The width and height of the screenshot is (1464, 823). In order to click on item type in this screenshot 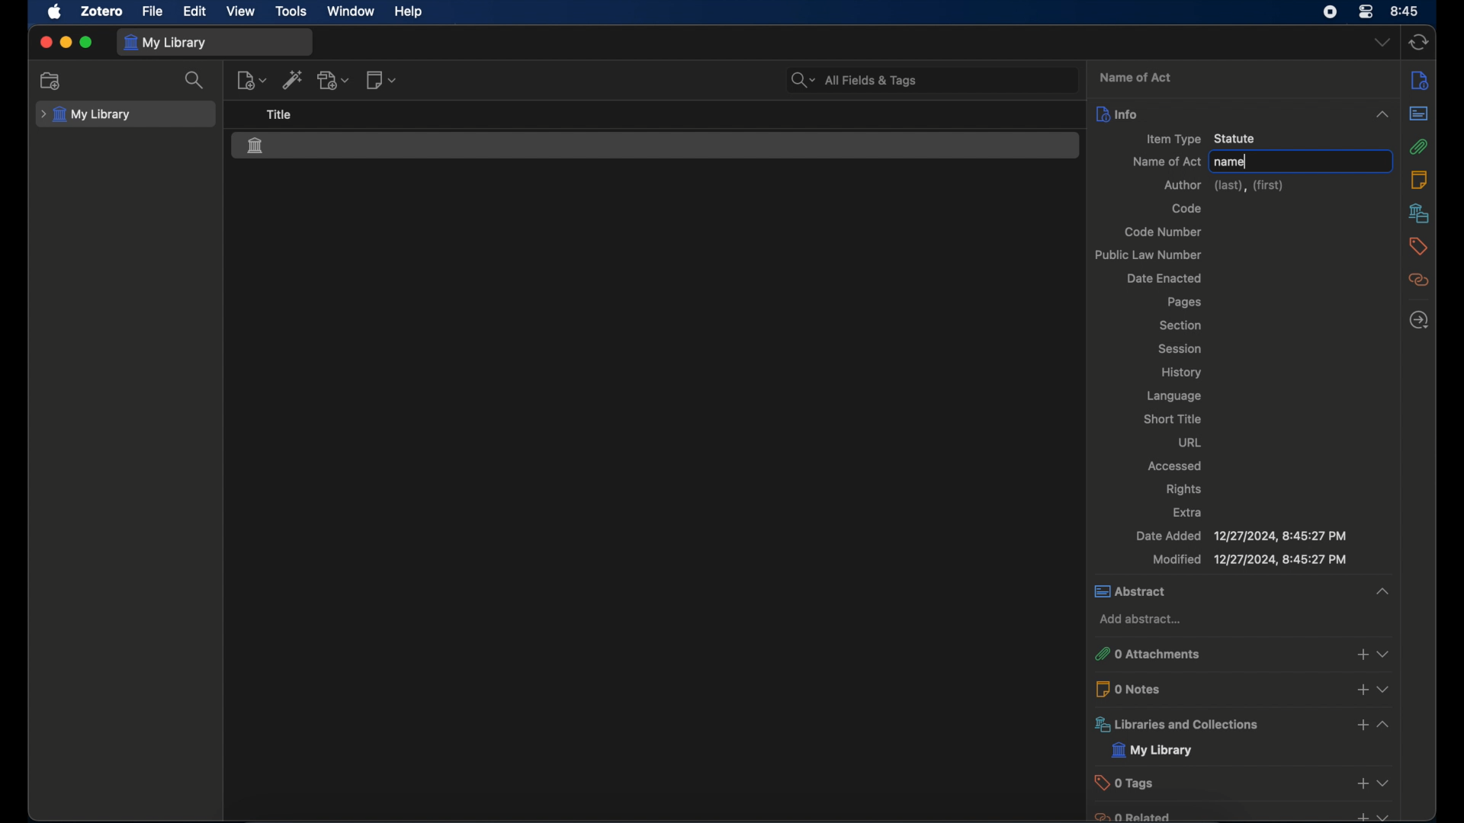, I will do `click(1203, 138)`.